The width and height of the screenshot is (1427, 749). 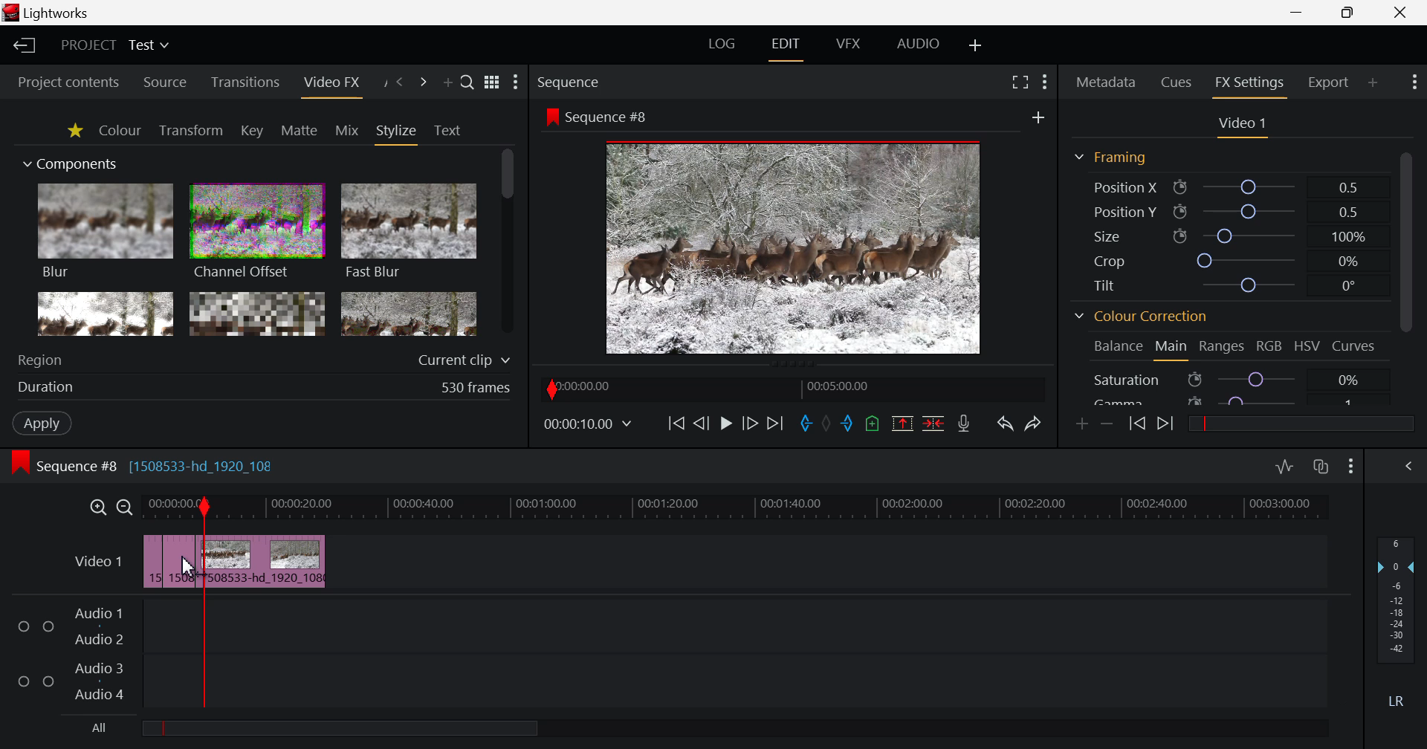 I want to click on Transitions, so click(x=245, y=83).